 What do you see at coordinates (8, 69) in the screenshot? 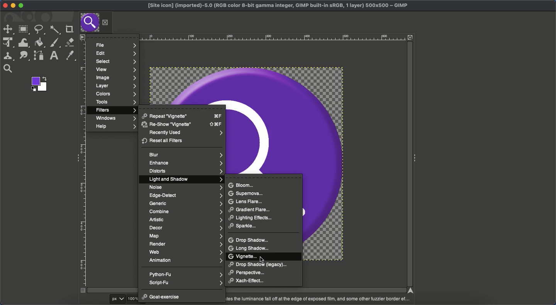
I see `Magnify` at bounding box center [8, 69].